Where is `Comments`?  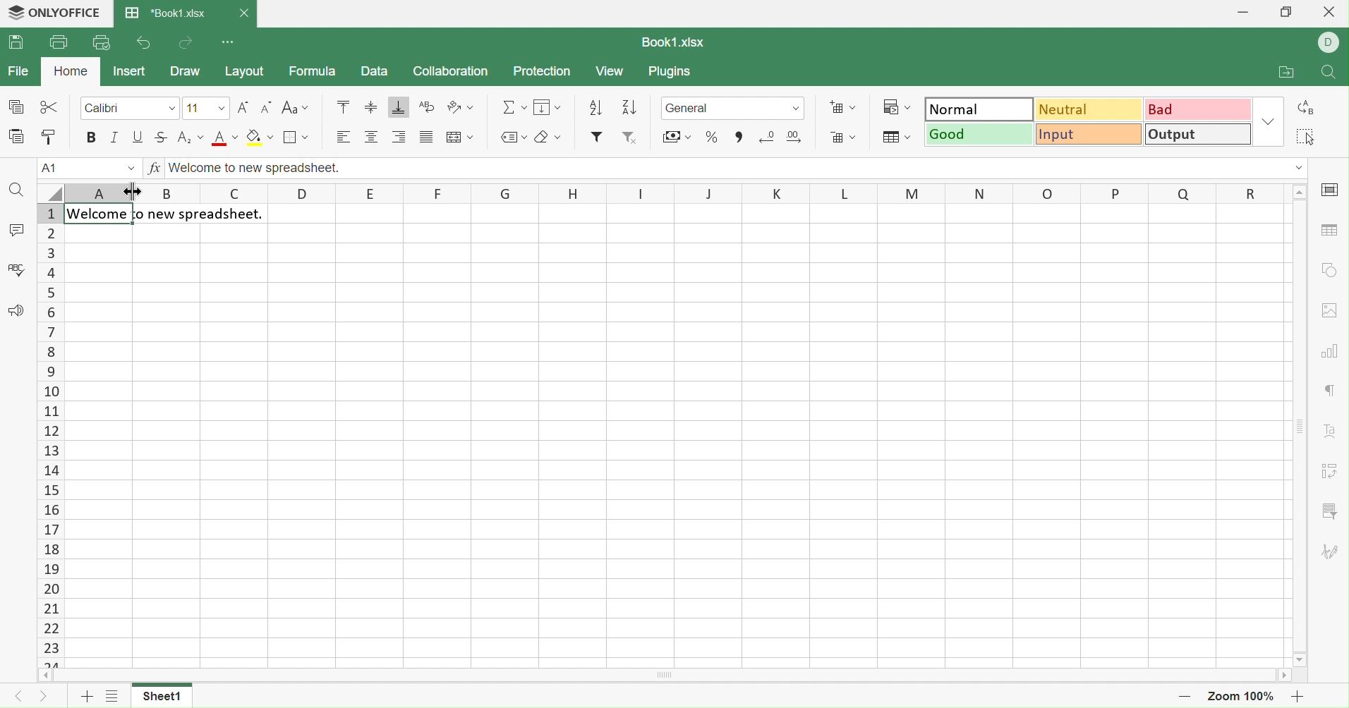 Comments is located at coordinates (16, 230).